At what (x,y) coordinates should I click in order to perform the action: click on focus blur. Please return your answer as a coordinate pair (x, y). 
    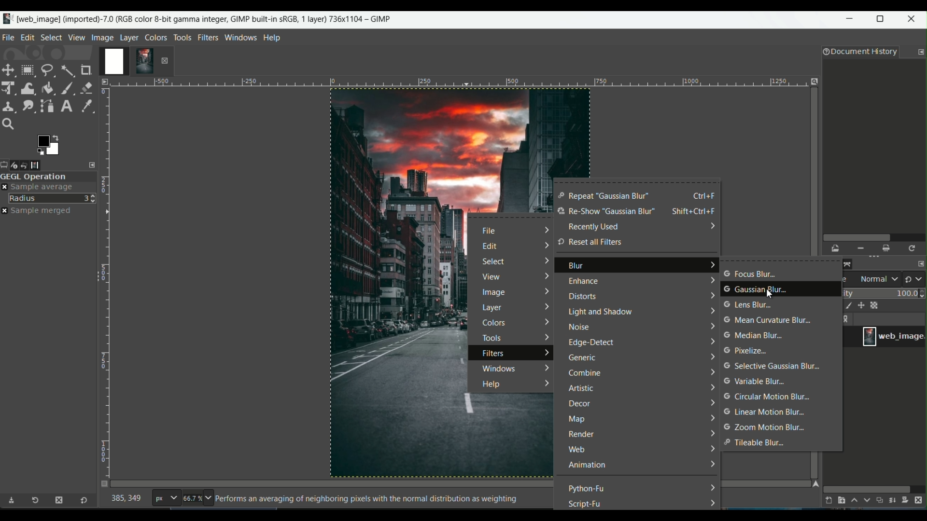
    Looking at the image, I should click on (750, 274).